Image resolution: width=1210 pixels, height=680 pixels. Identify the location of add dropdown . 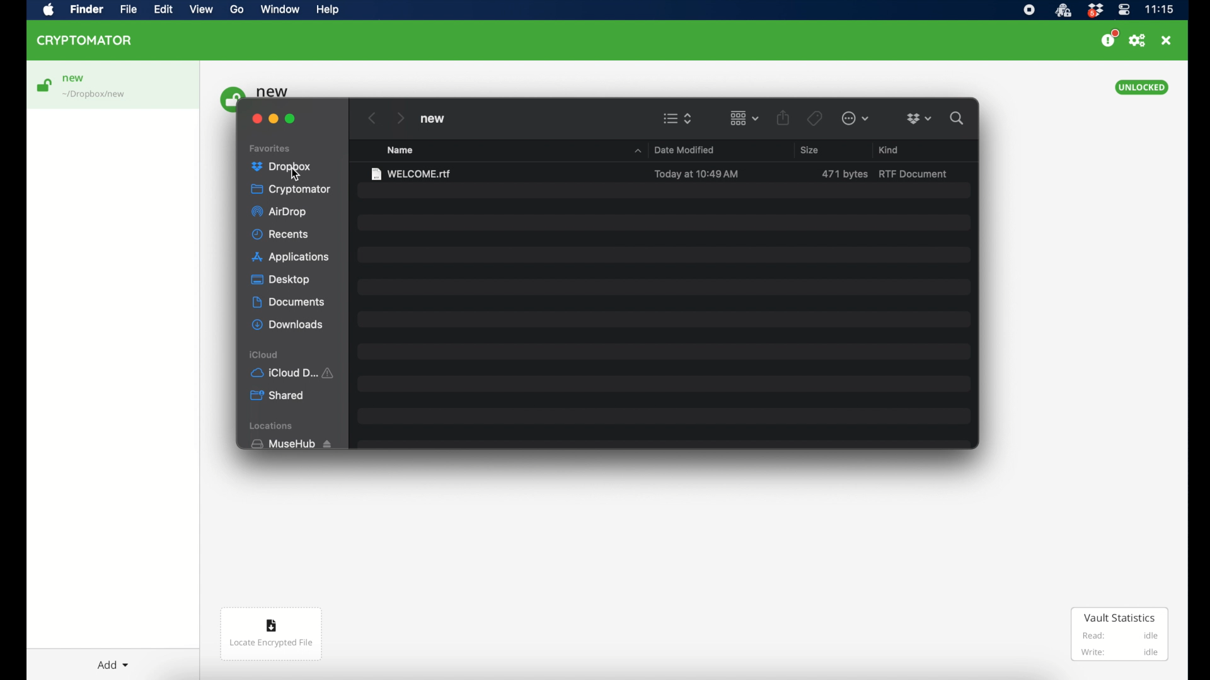
(113, 665).